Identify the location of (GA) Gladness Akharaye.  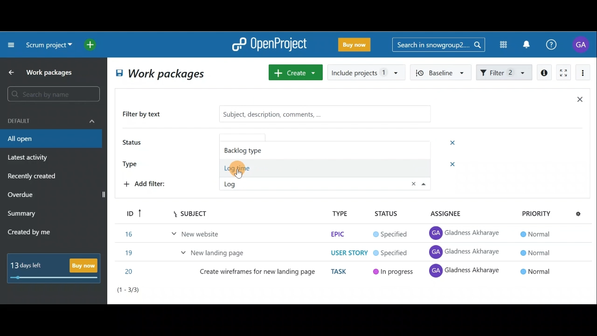
(466, 233).